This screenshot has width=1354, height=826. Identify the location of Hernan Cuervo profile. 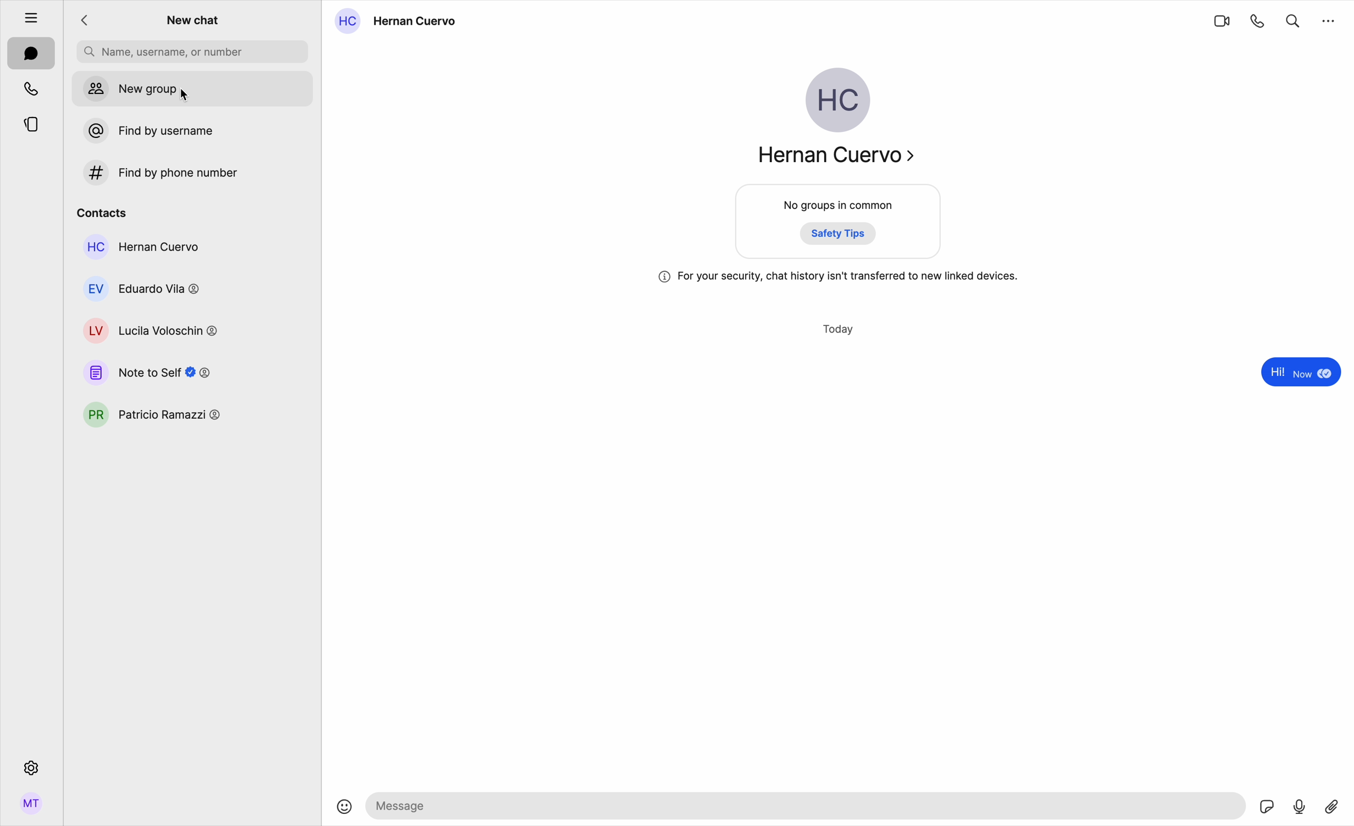
(834, 121).